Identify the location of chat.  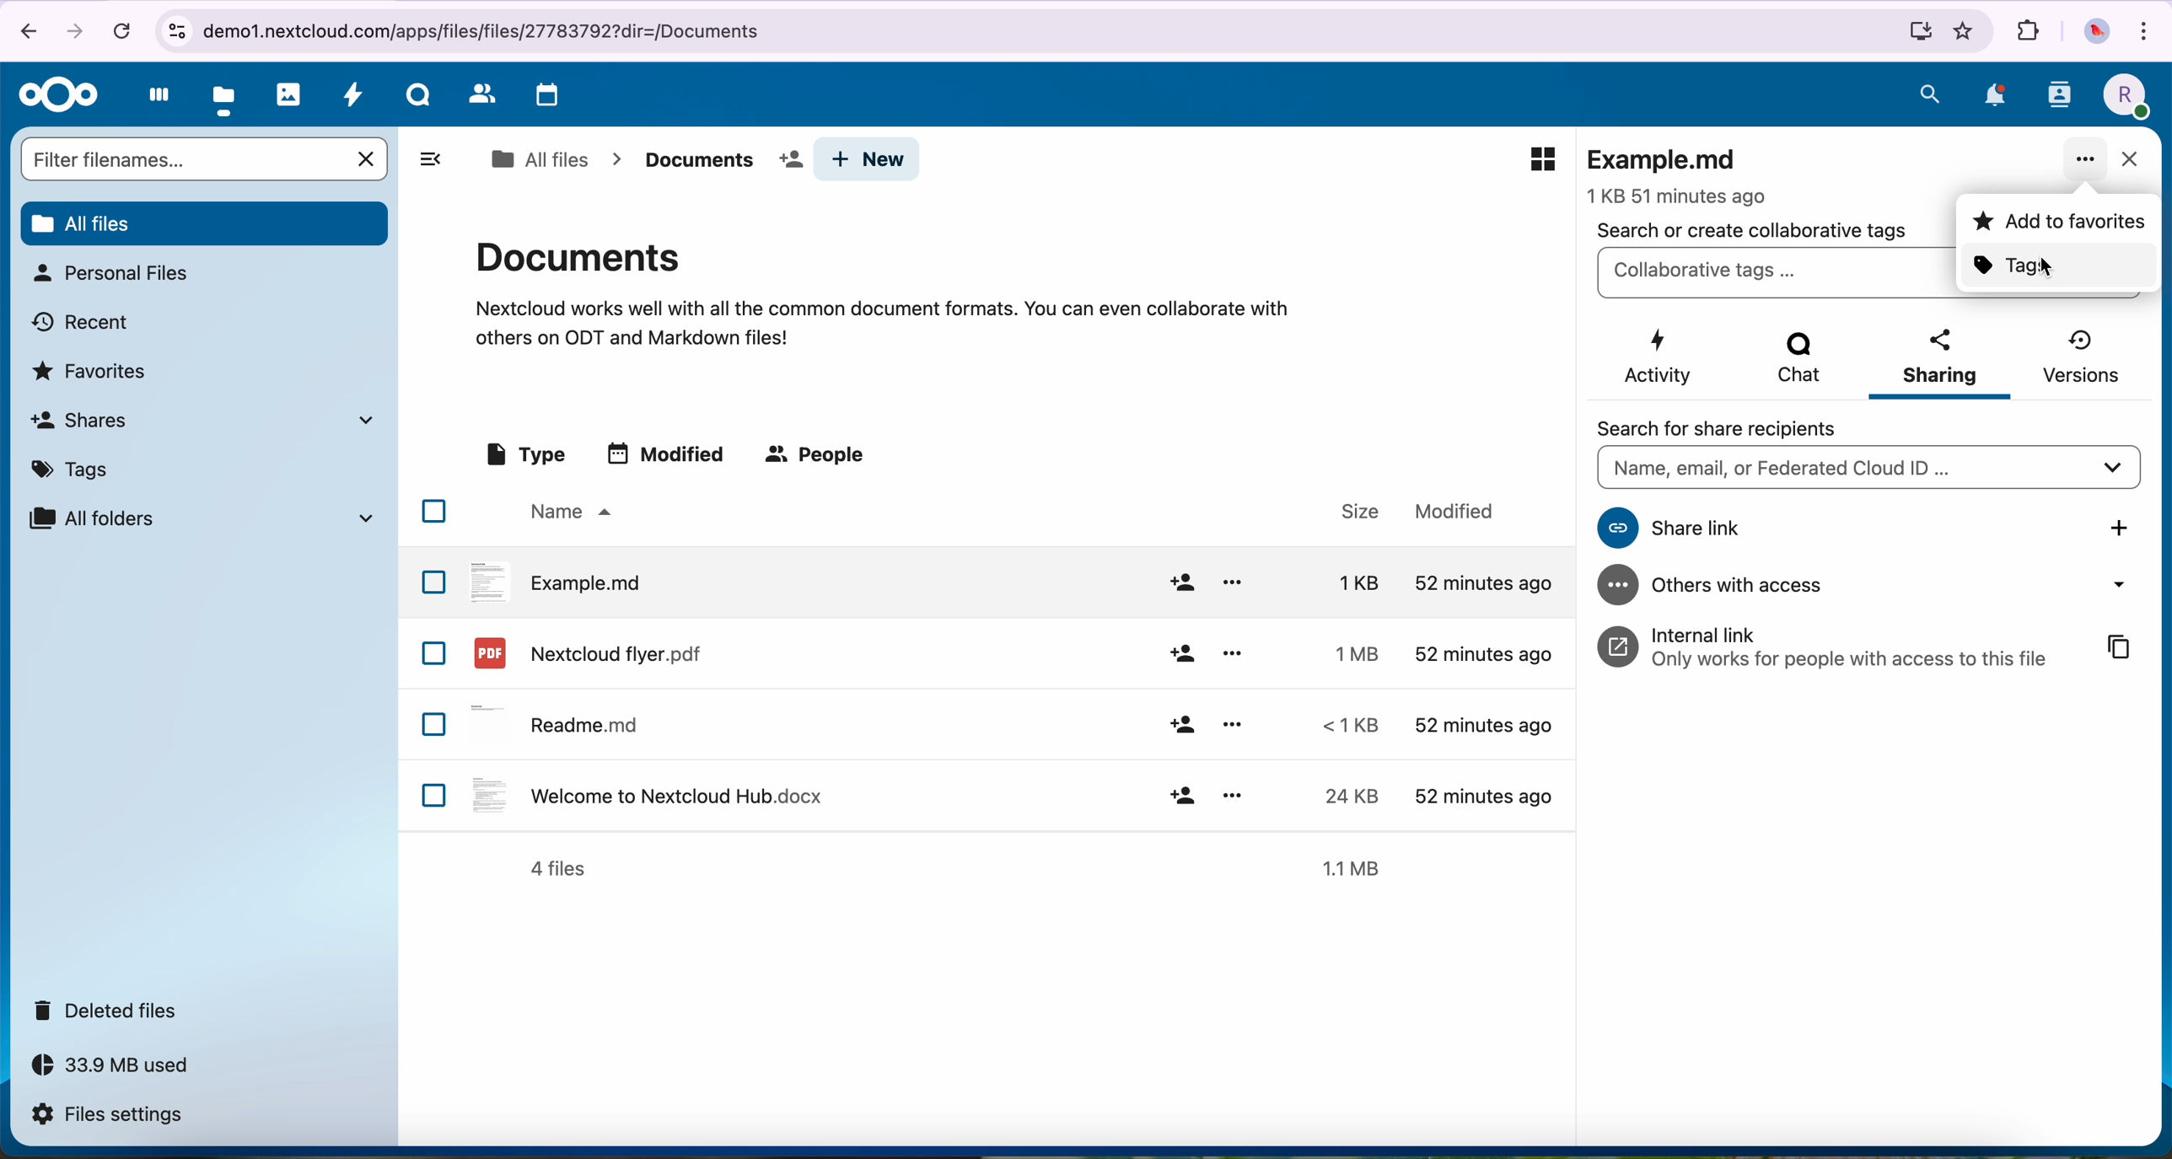
(1796, 362).